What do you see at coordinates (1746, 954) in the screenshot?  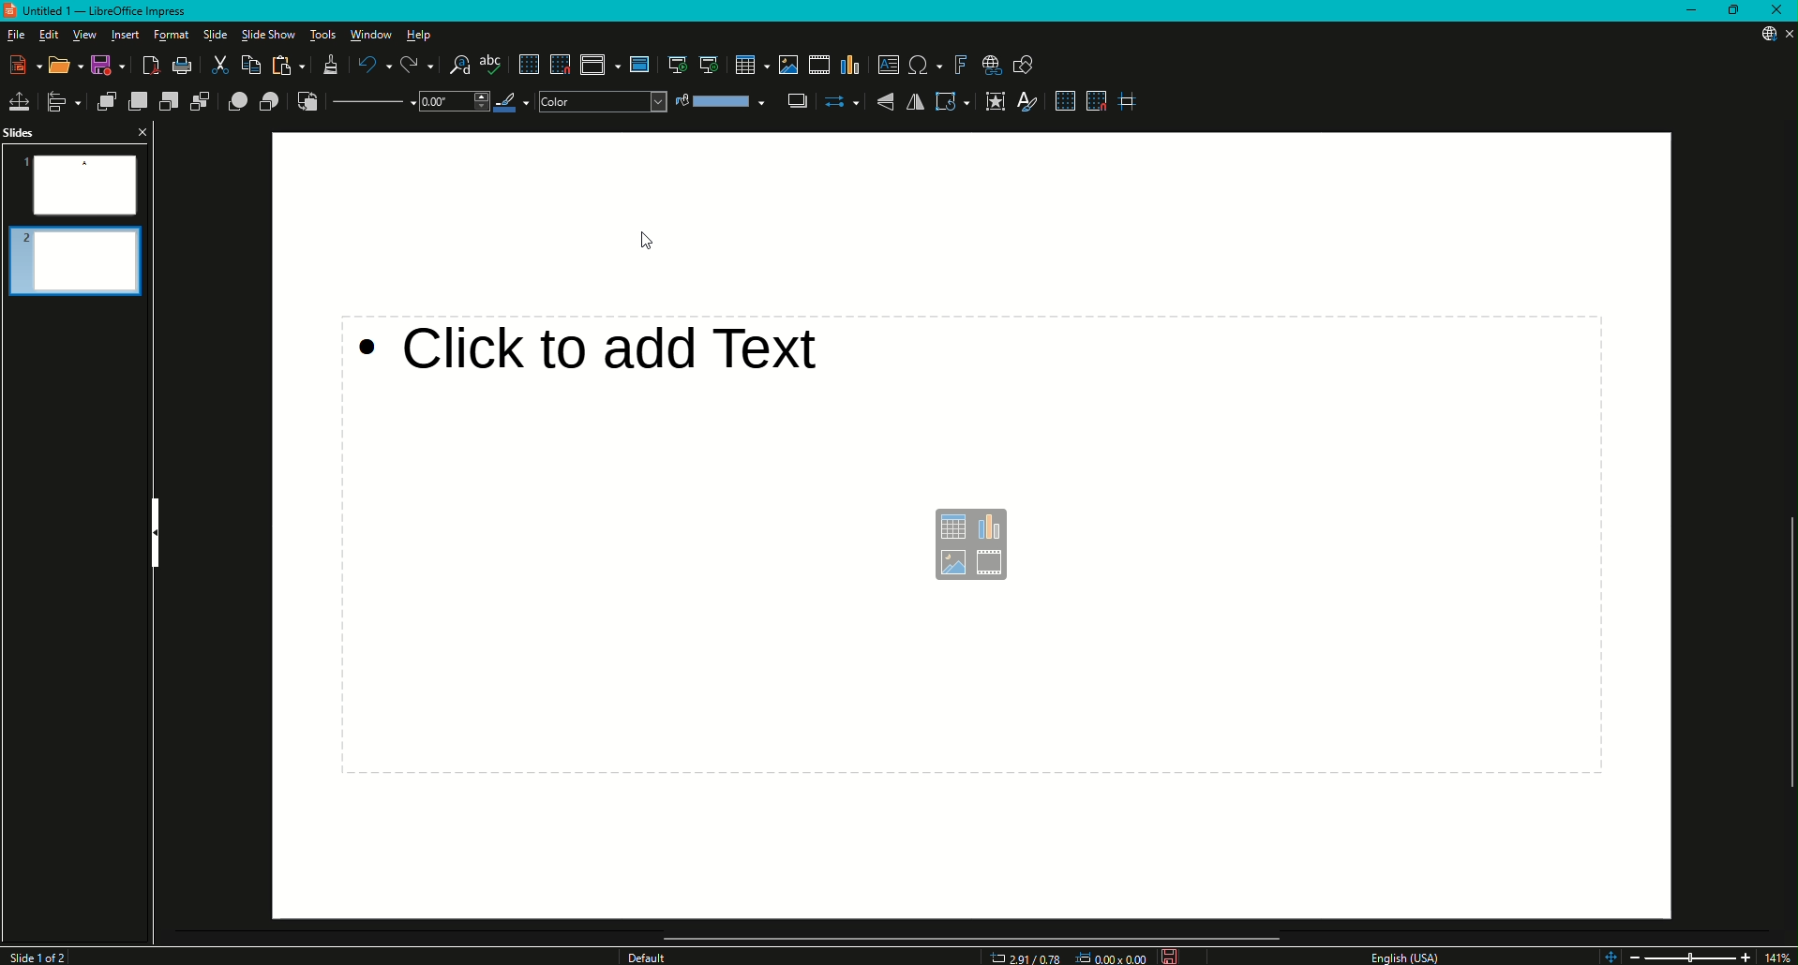 I see `Zoom In` at bounding box center [1746, 954].